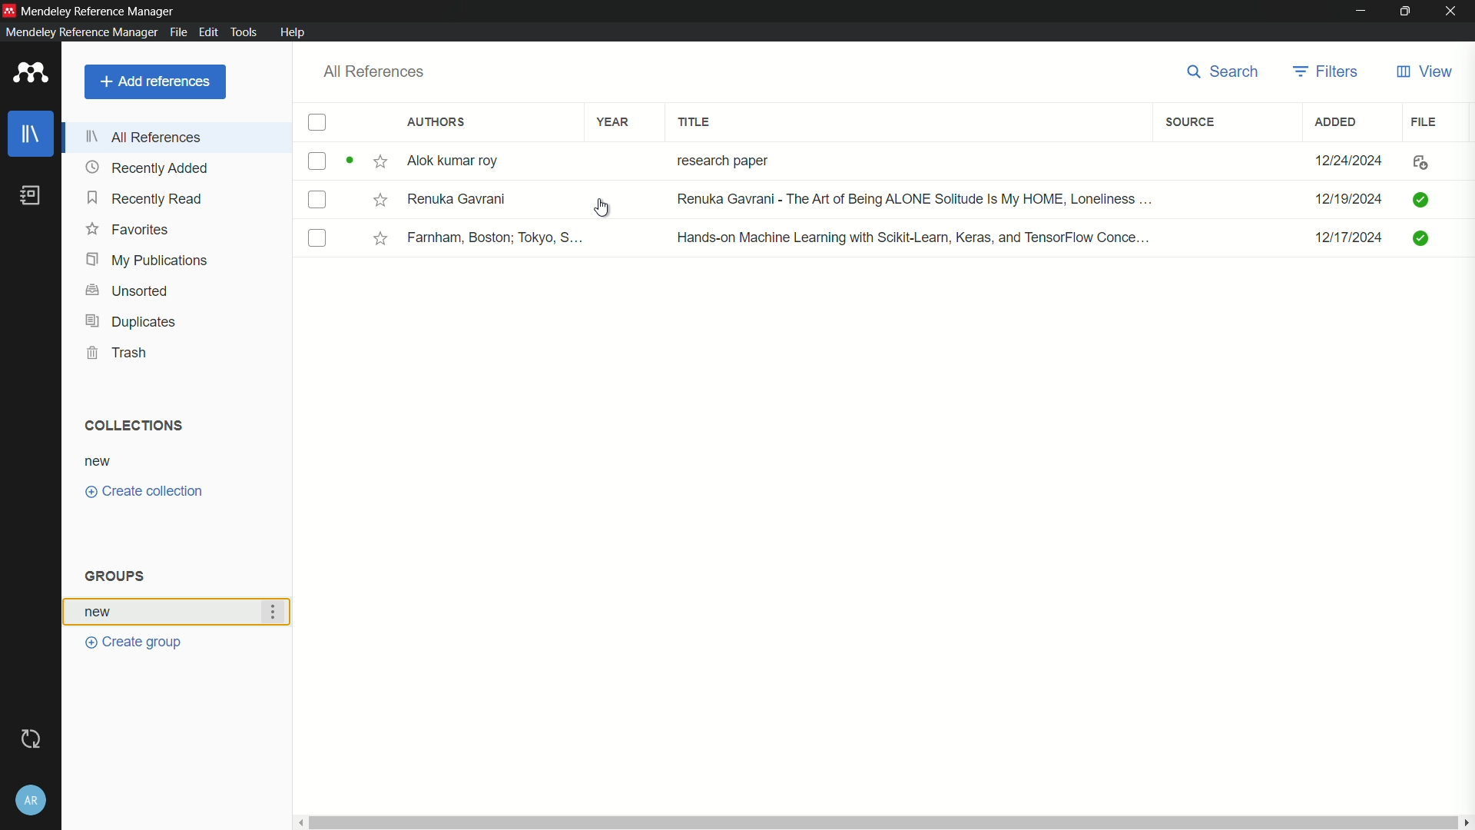  What do you see at coordinates (78, 32) in the screenshot?
I see `app name` at bounding box center [78, 32].